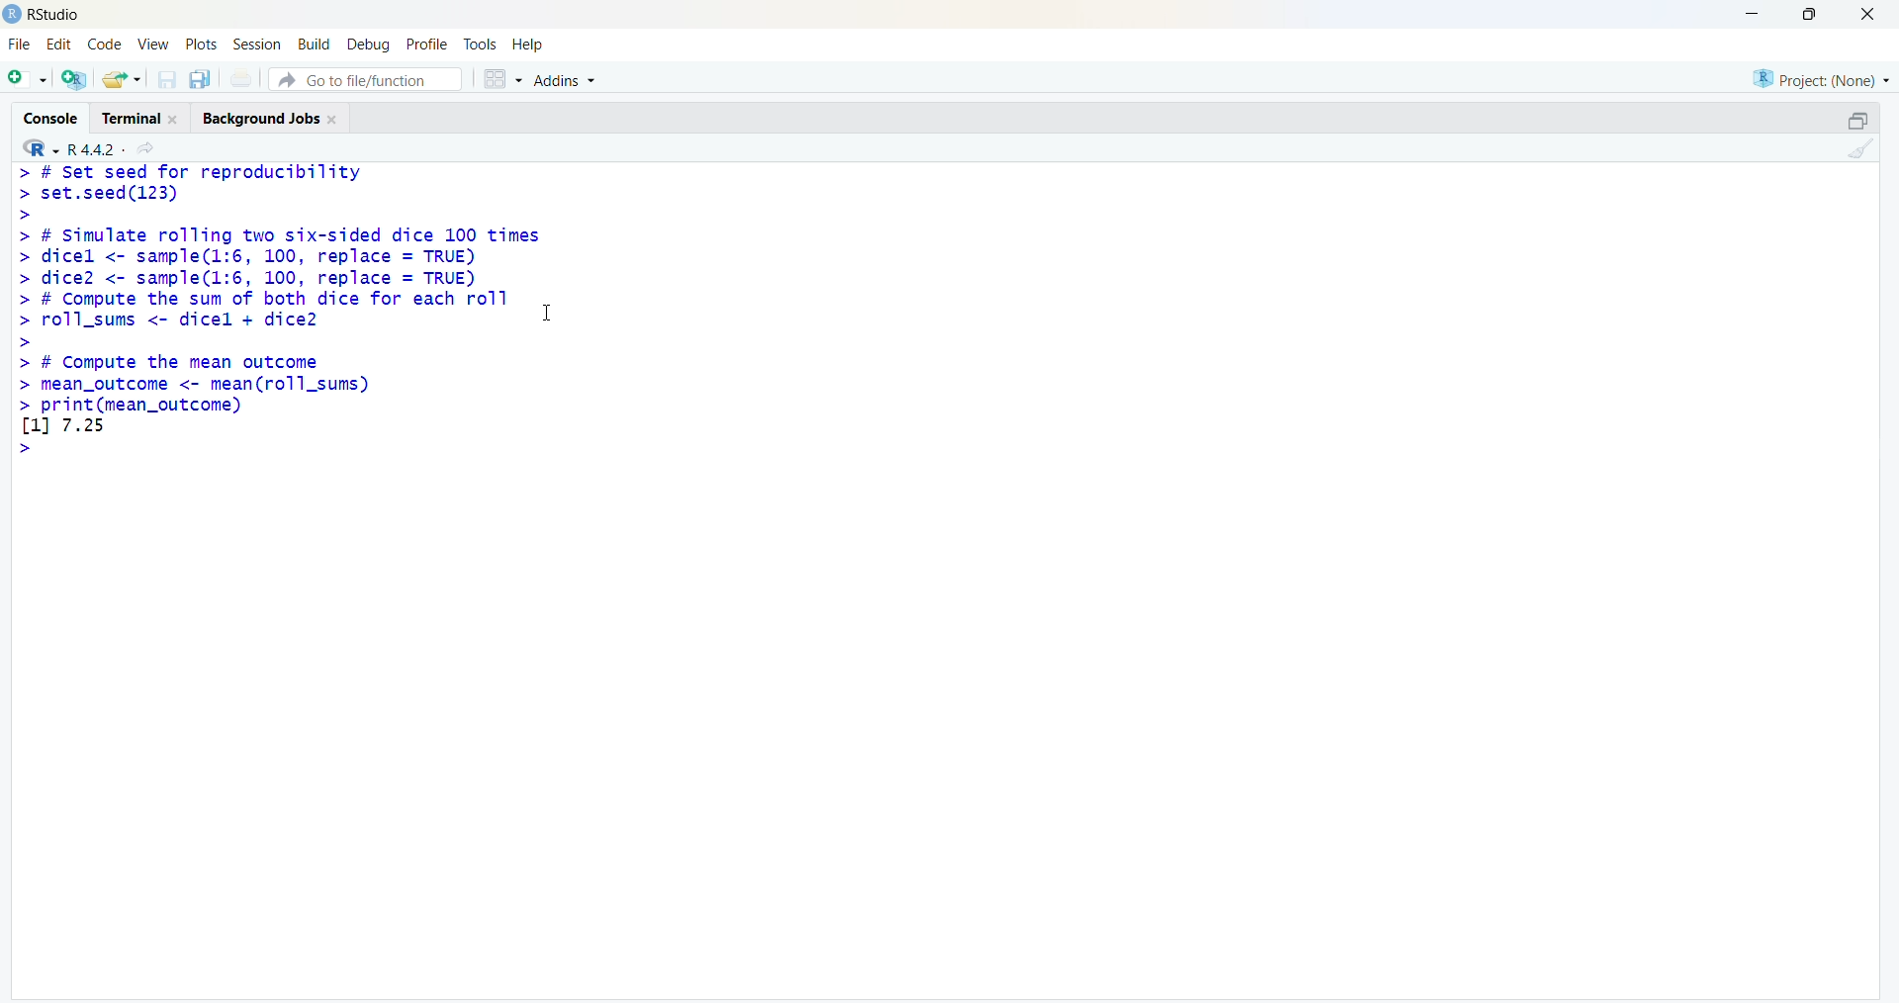 Image resolution: width=1899 pixels, height=1003 pixels. What do you see at coordinates (367, 46) in the screenshot?
I see `debug` at bounding box center [367, 46].